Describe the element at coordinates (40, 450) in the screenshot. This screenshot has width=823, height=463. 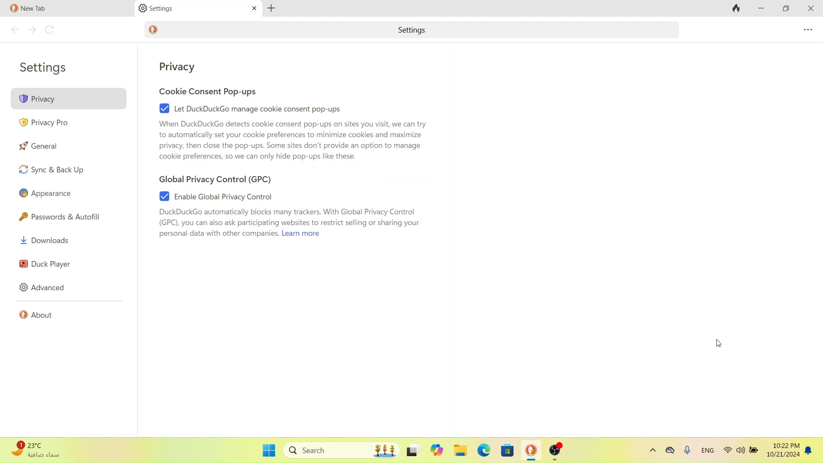
I see `weather data` at that location.